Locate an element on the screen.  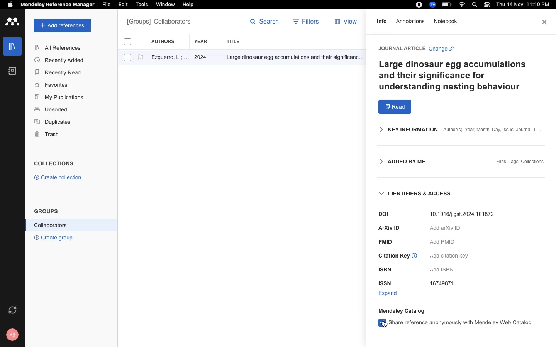
Mendeley Reference Manager is located at coordinates (58, 5).